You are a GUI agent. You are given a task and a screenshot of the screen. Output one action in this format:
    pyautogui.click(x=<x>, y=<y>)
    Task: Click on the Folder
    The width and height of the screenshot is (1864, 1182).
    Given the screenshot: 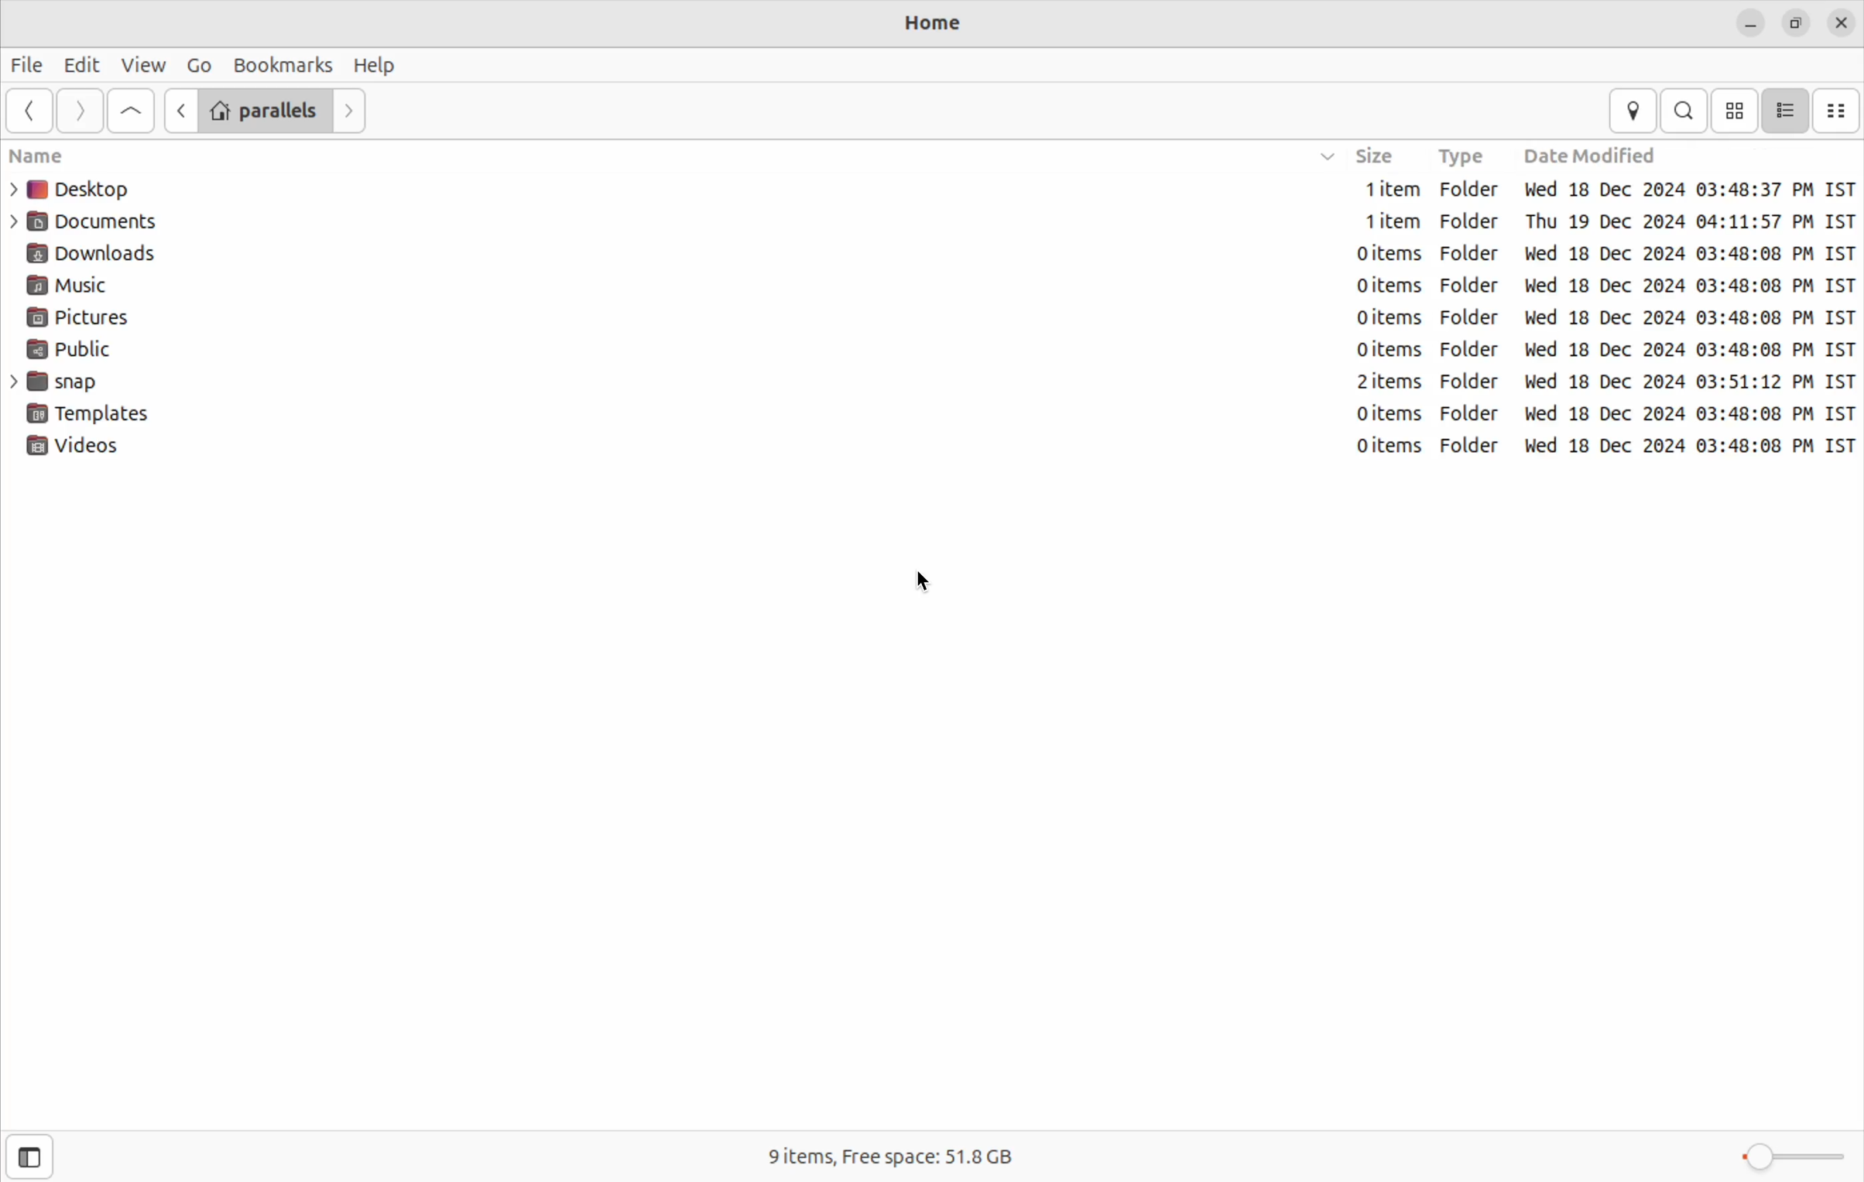 What is the action you would take?
    pyautogui.click(x=1468, y=193)
    